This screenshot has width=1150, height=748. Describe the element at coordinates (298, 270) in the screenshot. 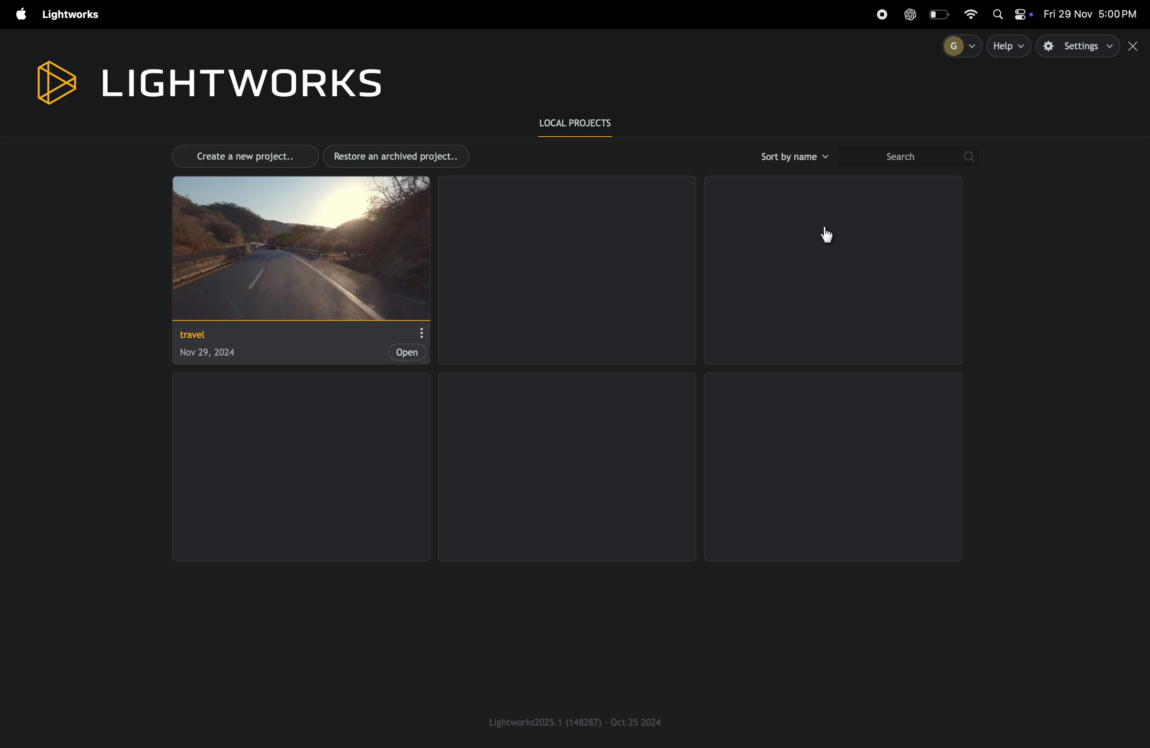

I see `project travel` at that location.